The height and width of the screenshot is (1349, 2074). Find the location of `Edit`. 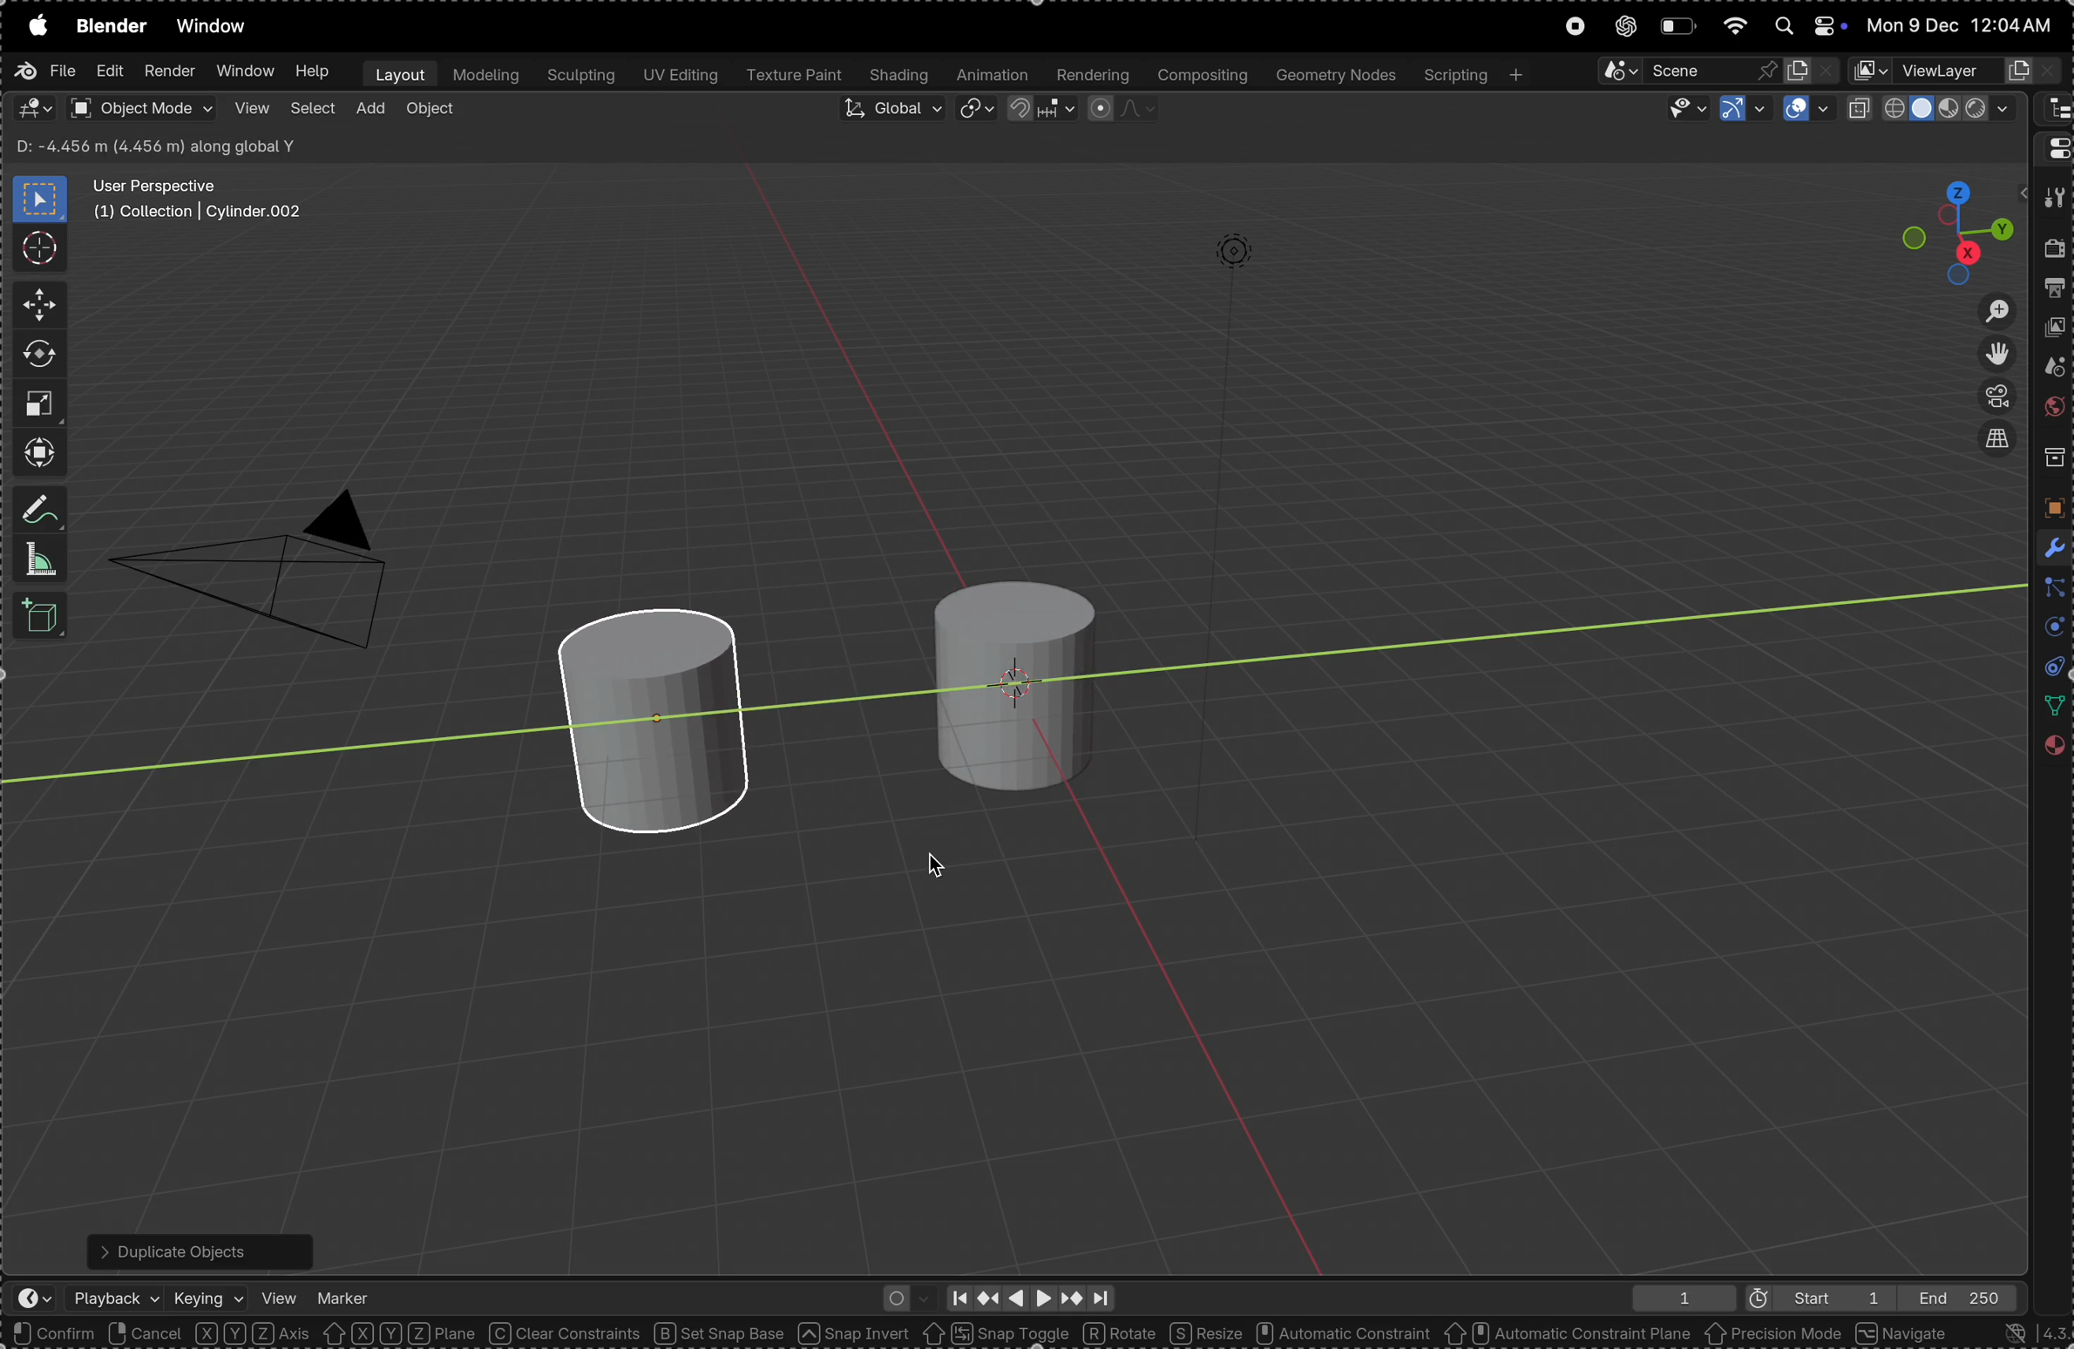

Edit is located at coordinates (106, 73).